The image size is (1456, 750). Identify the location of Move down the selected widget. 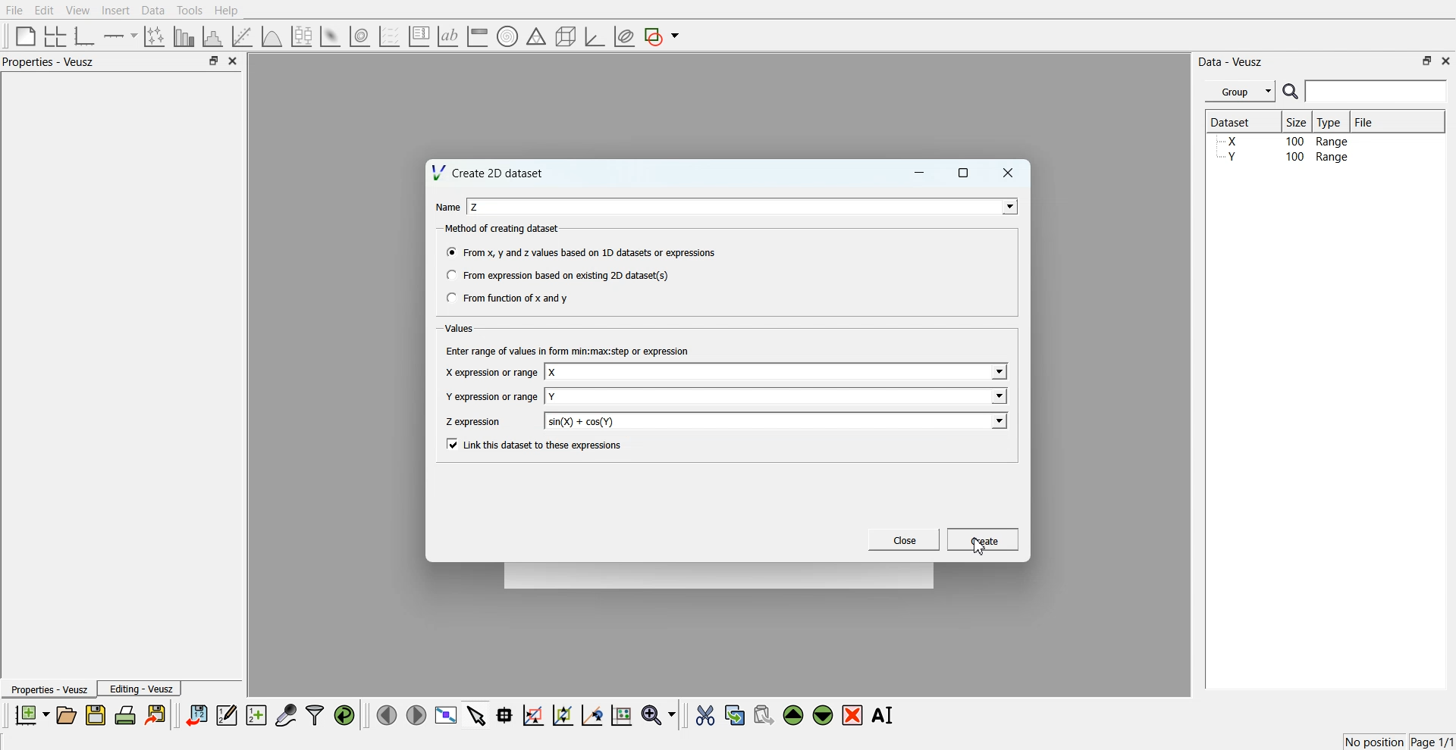
(824, 715).